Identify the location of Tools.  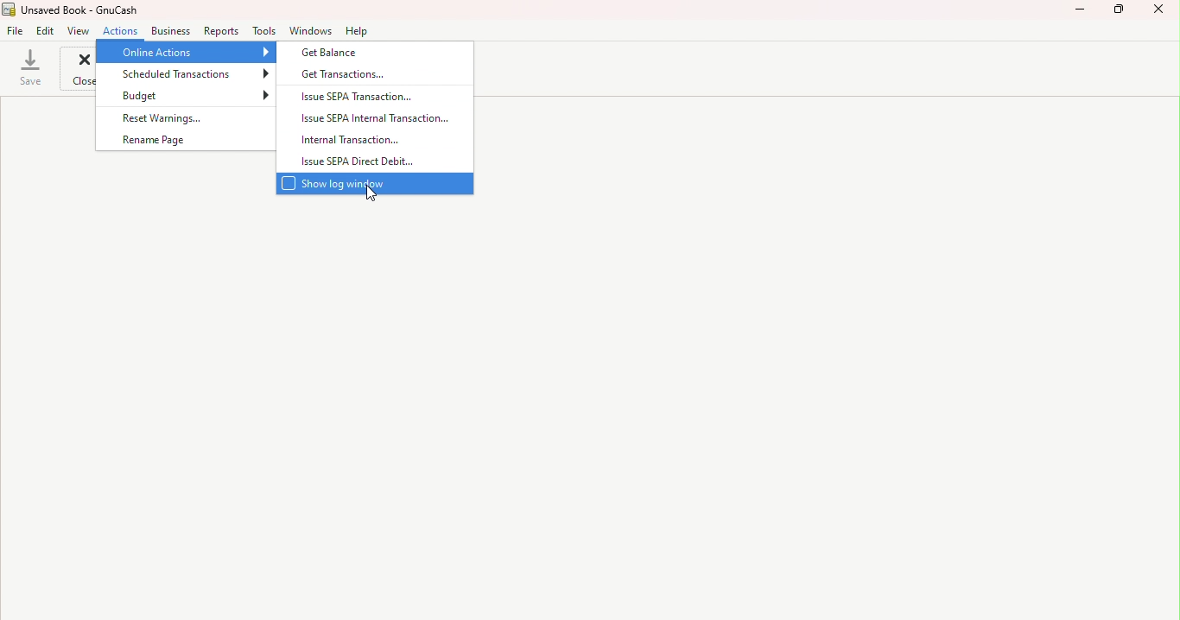
(262, 30).